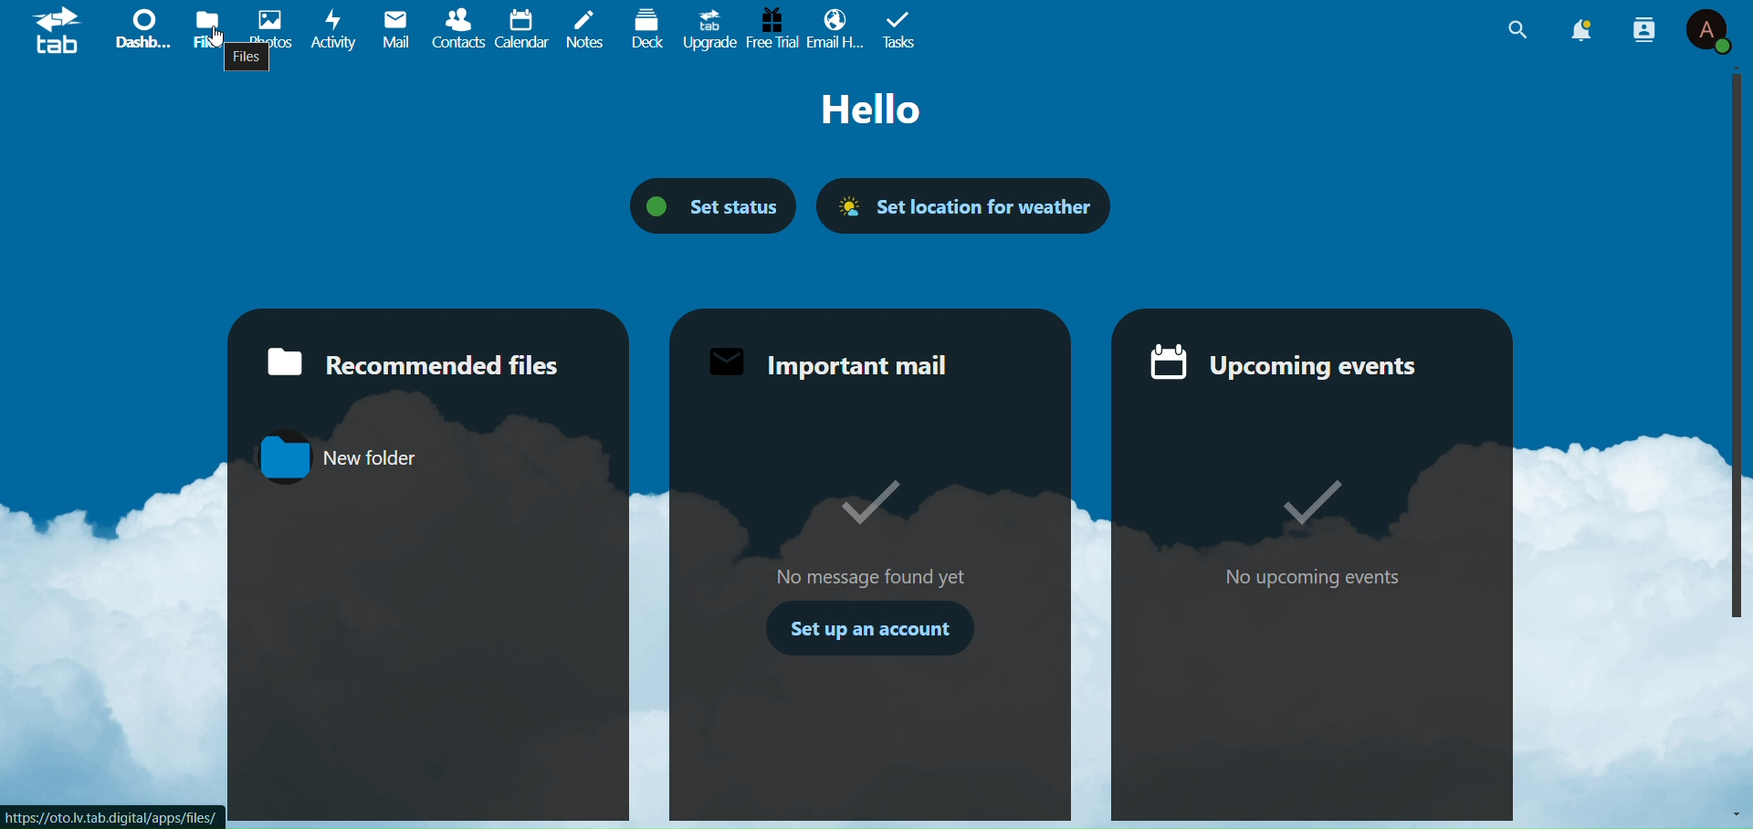  What do you see at coordinates (834, 30) in the screenshot?
I see `Email Hosting` at bounding box center [834, 30].